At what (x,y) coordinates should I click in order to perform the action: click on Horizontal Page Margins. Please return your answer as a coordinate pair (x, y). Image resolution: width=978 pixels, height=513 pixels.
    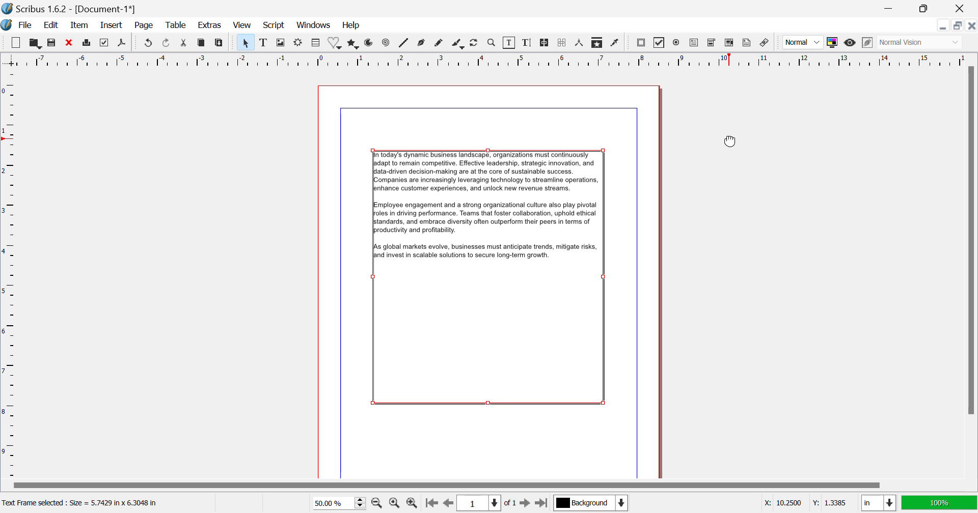
    Looking at the image, I should click on (11, 275).